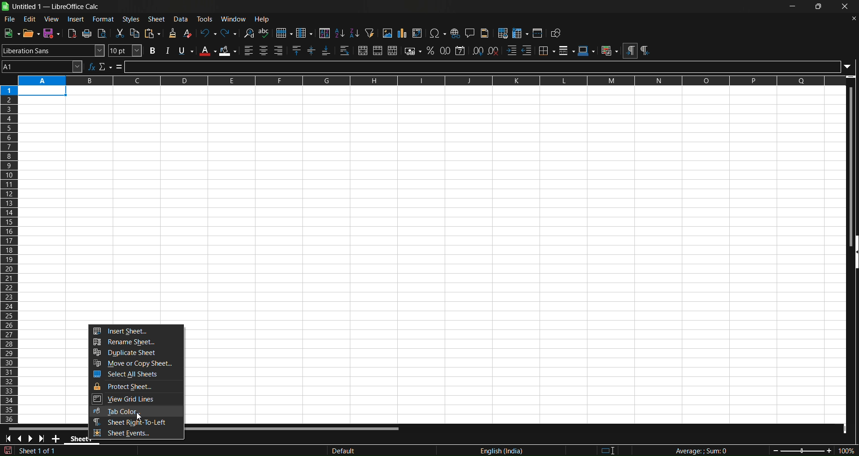  Describe the element at coordinates (126, 51) in the screenshot. I see `font size` at that location.